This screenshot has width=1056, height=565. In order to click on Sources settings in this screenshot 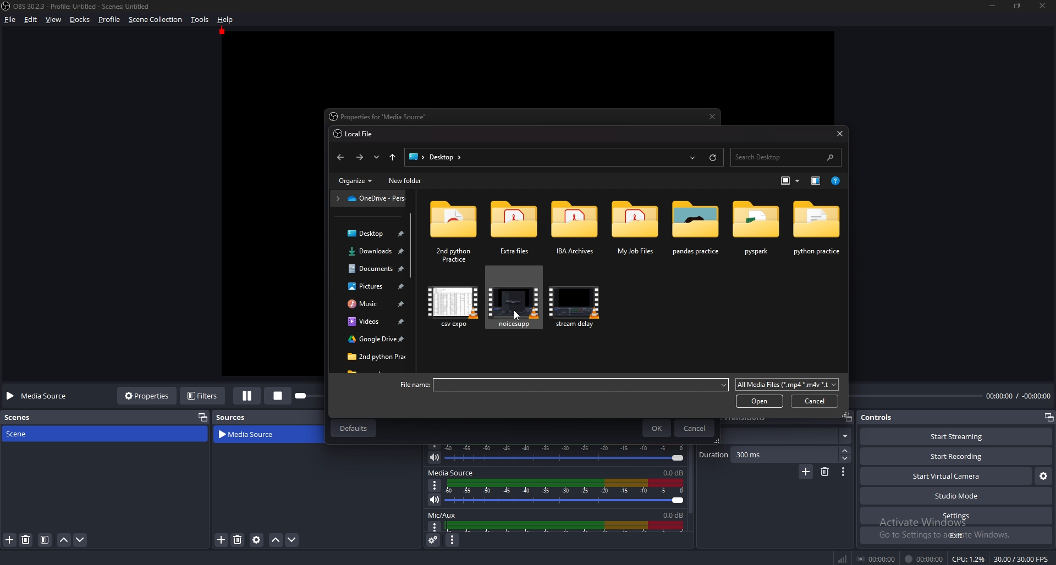, I will do `click(257, 540)`.